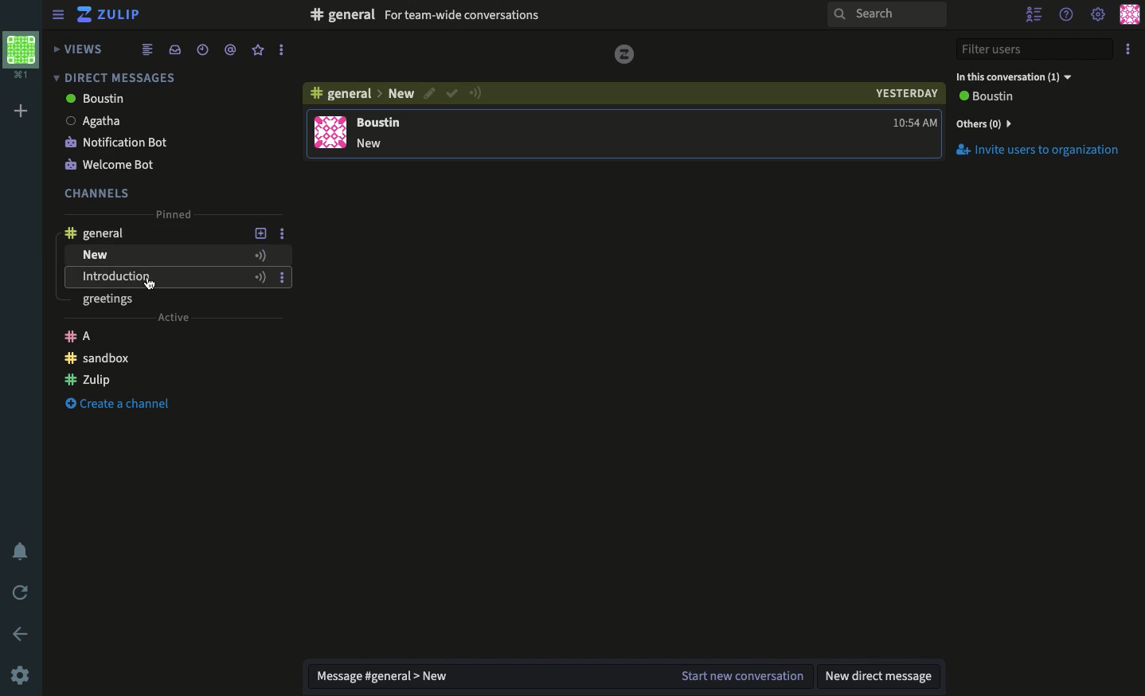 The height and width of the screenshot is (696, 1145). I want to click on User, so click(985, 96).